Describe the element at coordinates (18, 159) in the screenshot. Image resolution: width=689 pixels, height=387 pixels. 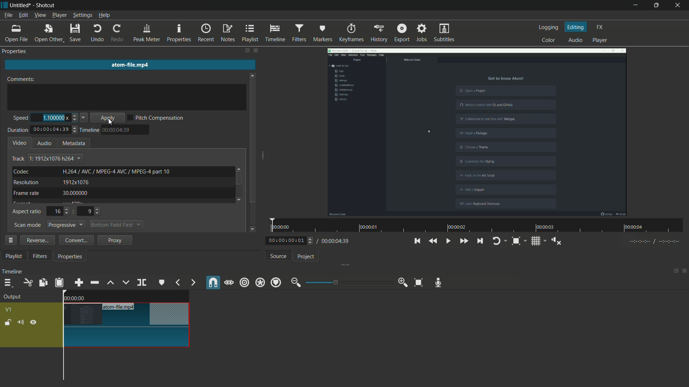
I see `track` at that location.